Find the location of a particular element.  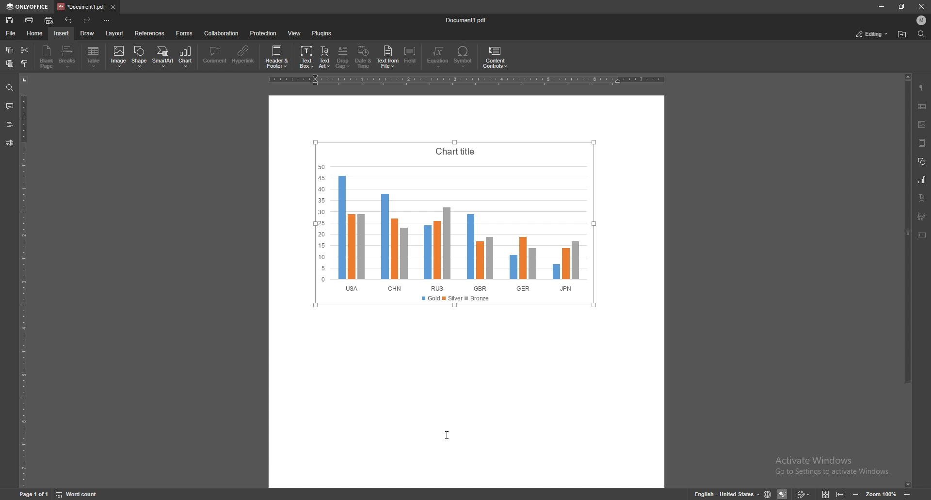

signature field is located at coordinates (921, 217).